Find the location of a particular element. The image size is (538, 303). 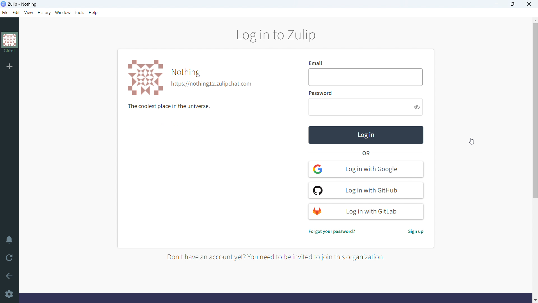

enable do not disturb is located at coordinates (9, 240).